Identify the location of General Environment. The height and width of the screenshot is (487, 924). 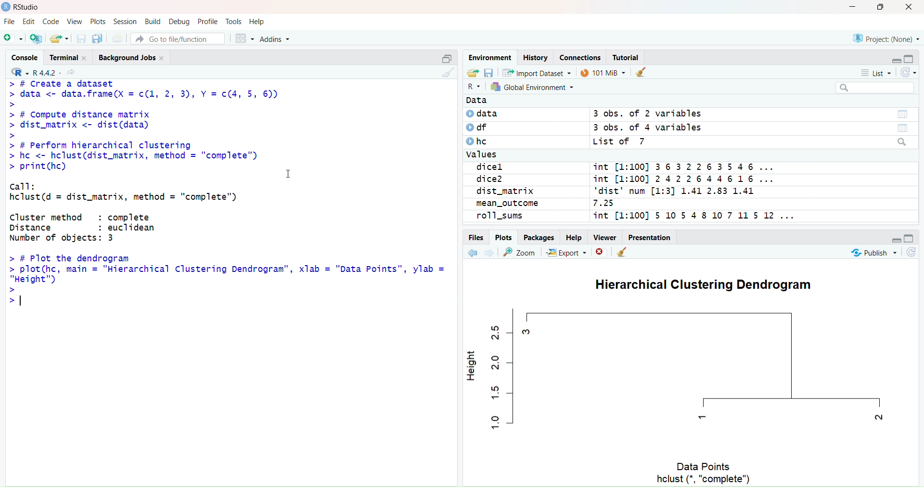
(536, 87).